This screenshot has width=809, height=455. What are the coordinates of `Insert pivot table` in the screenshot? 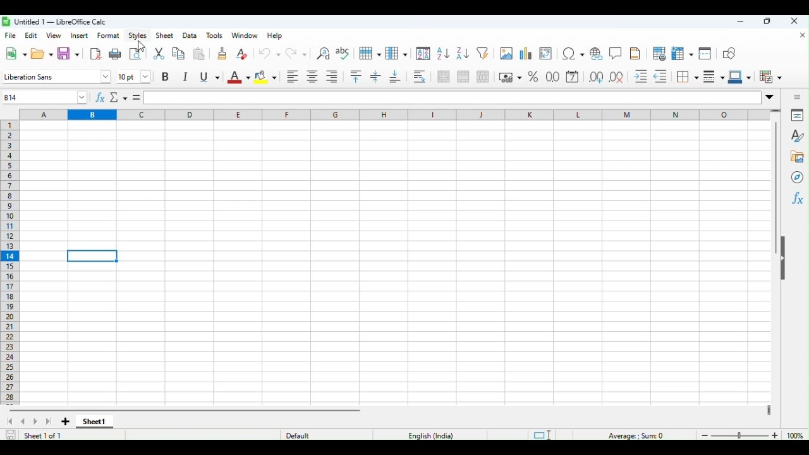 It's located at (547, 54).